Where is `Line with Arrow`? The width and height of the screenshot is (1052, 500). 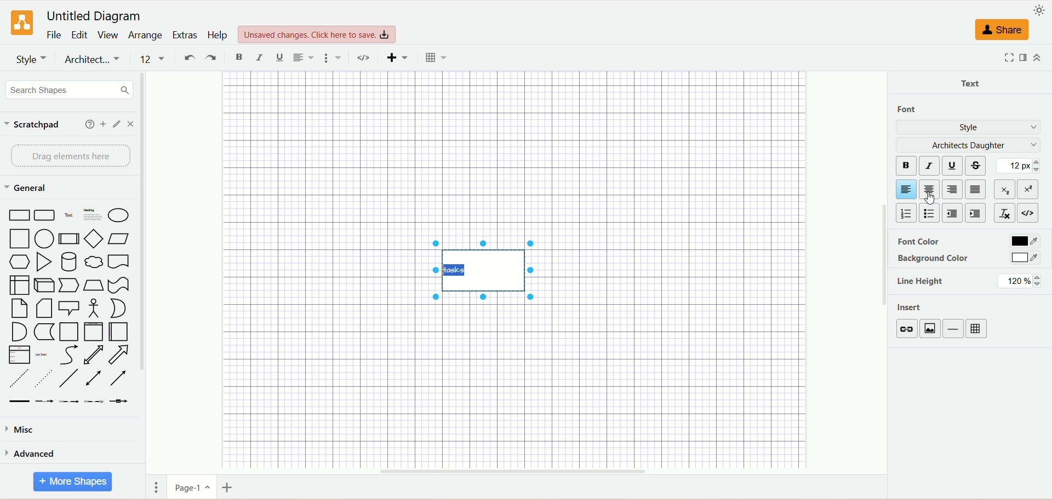
Line with Arrow is located at coordinates (119, 379).